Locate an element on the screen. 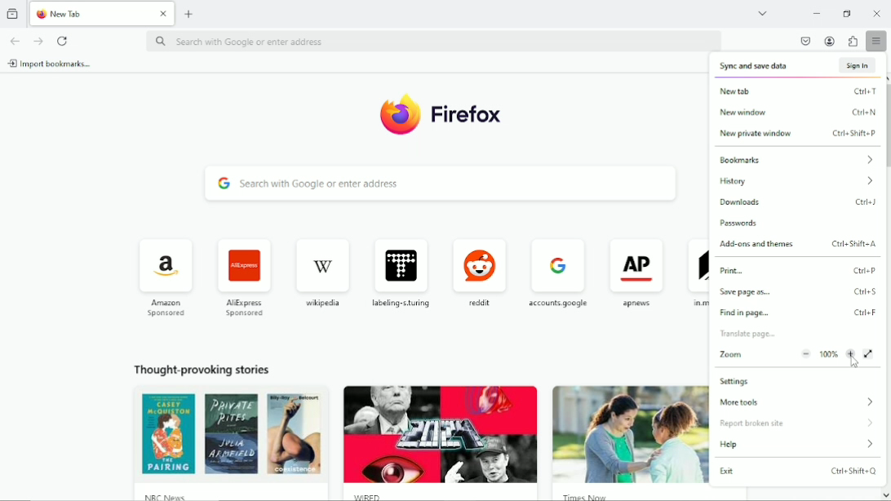 Image resolution: width=891 pixels, height=501 pixels. Minimize is located at coordinates (816, 13).